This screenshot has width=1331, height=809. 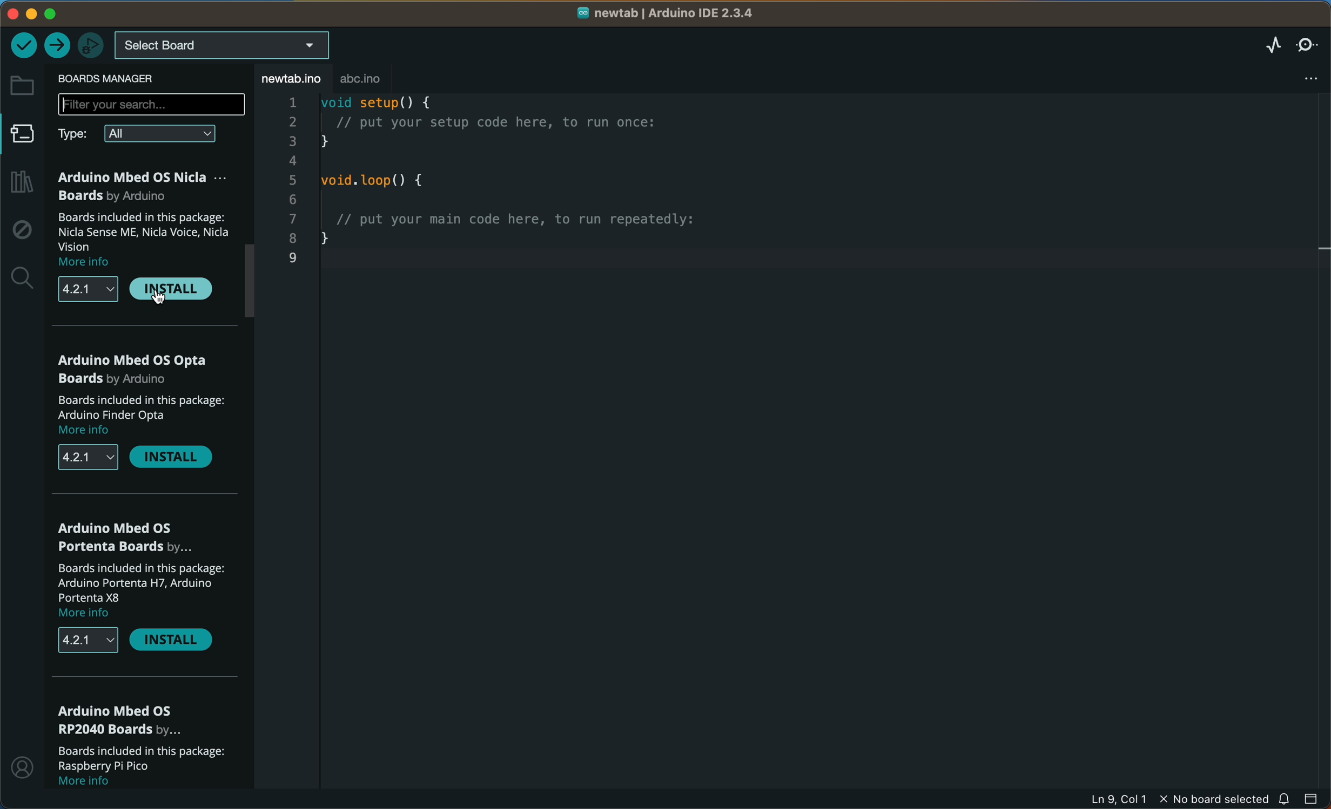 I want to click on install, so click(x=173, y=641).